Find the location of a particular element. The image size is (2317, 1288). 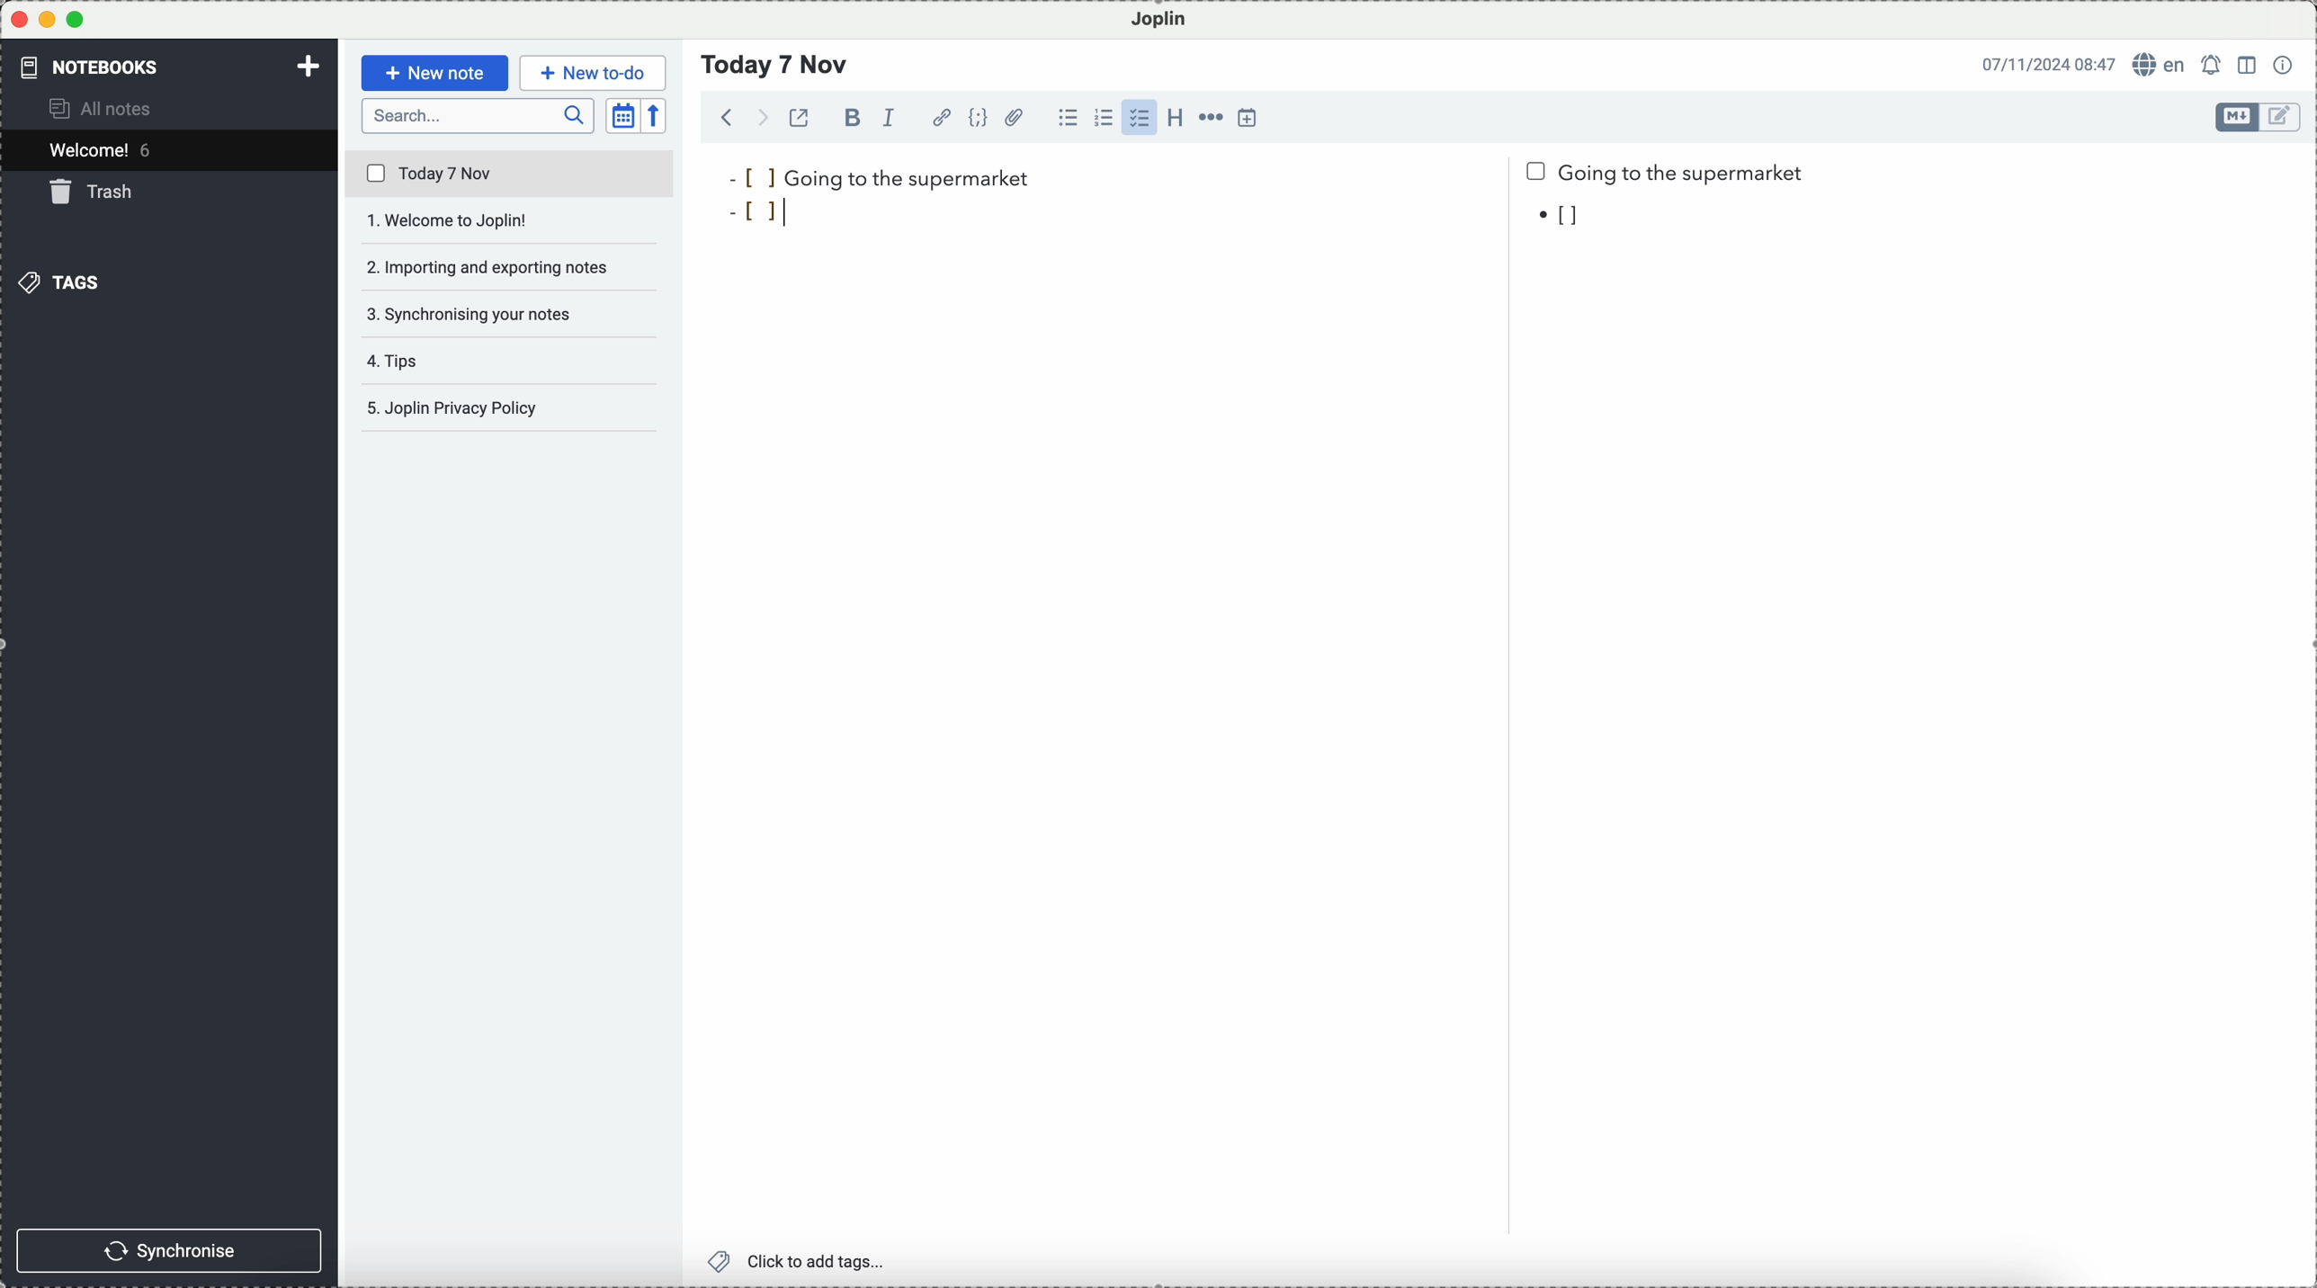

Today 7 Nov - typing title is located at coordinates (776, 65).